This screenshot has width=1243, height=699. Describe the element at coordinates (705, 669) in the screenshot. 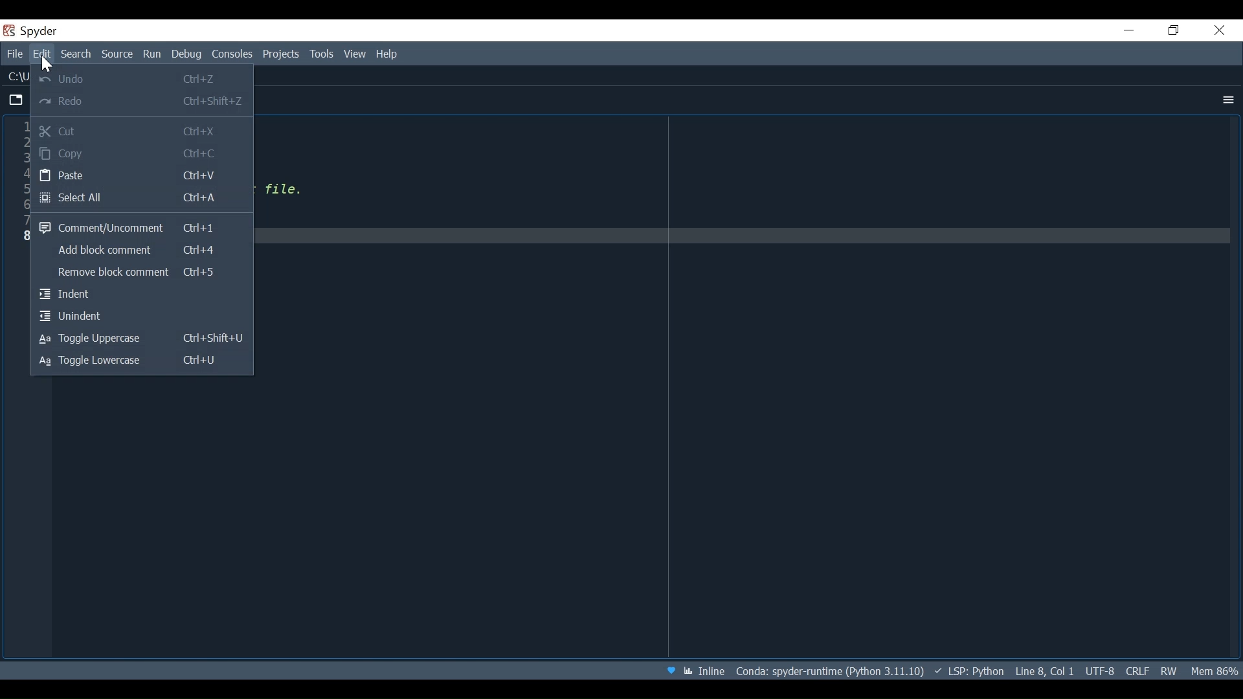

I see `Toggle between inline and interactive Matplotlib plotting` at that location.